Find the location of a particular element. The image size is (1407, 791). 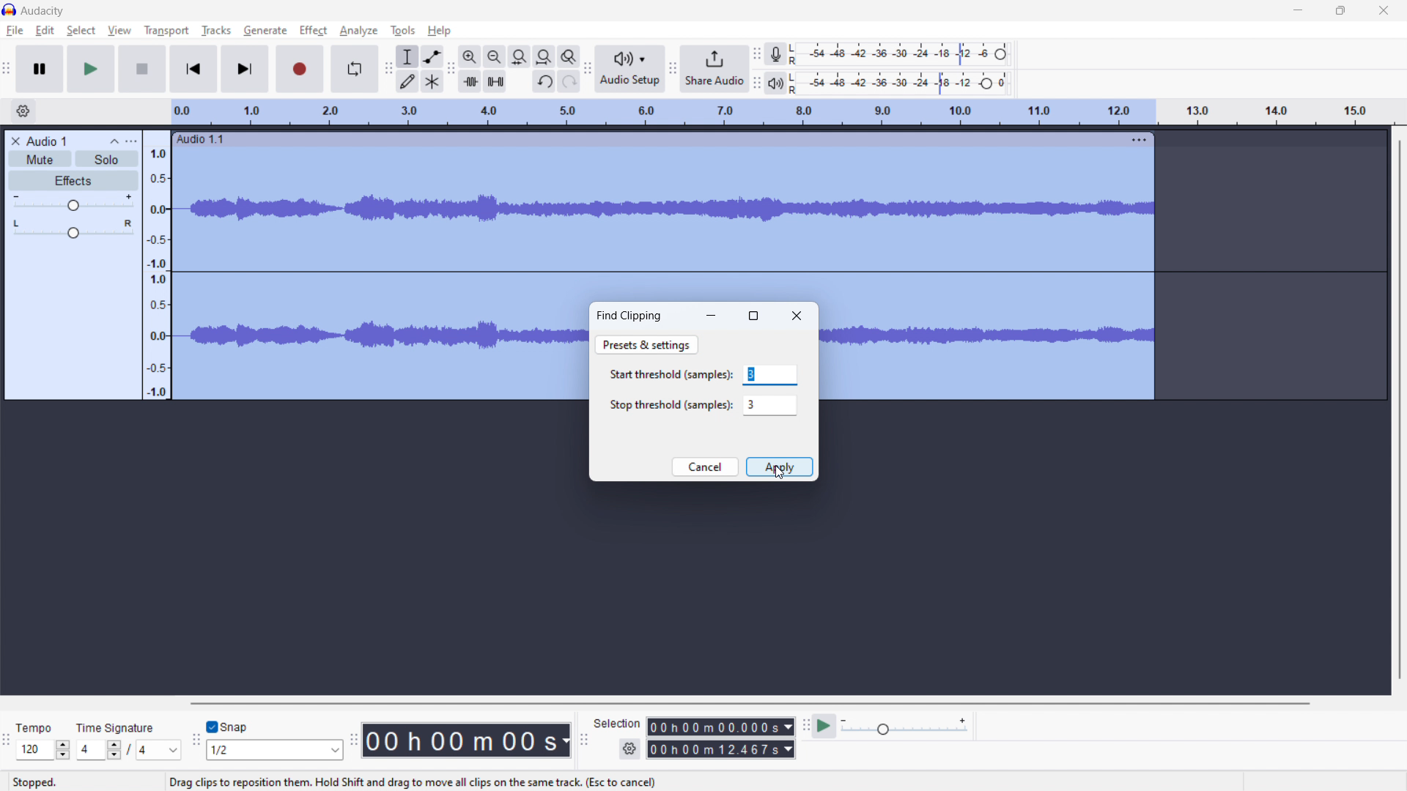

close is located at coordinates (1384, 9).